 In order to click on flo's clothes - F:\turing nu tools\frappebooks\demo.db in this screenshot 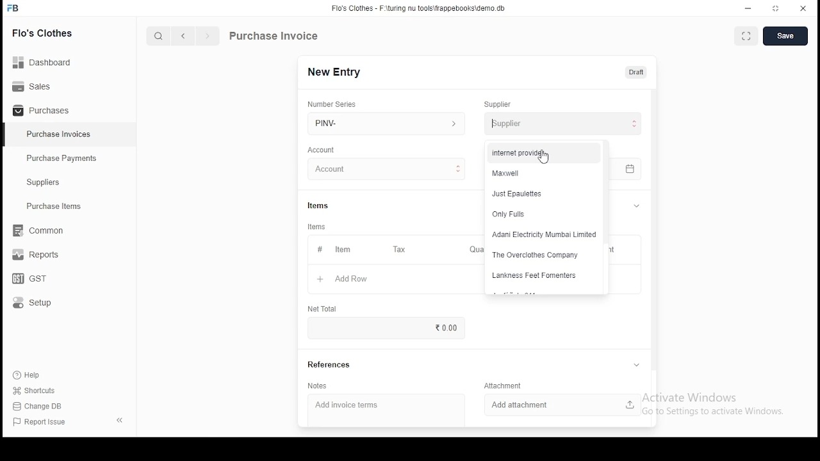, I will do `click(419, 8)`.